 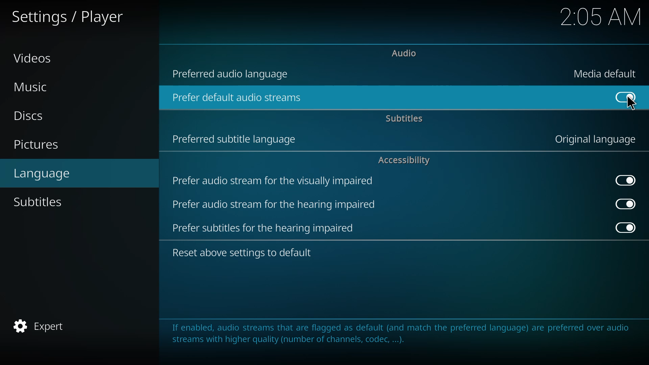 What do you see at coordinates (594, 140) in the screenshot?
I see `original language` at bounding box center [594, 140].